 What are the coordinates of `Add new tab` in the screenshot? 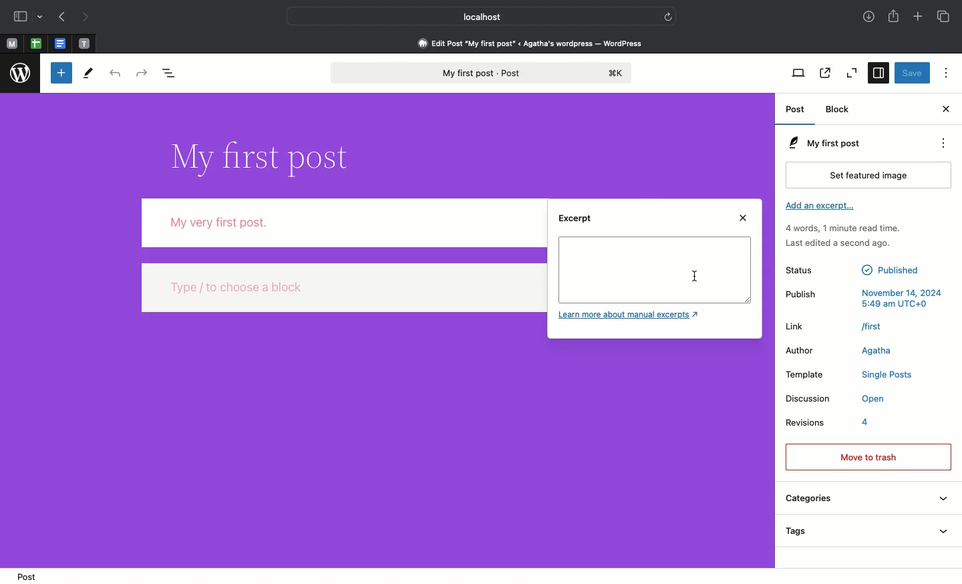 It's located at (917, 17).